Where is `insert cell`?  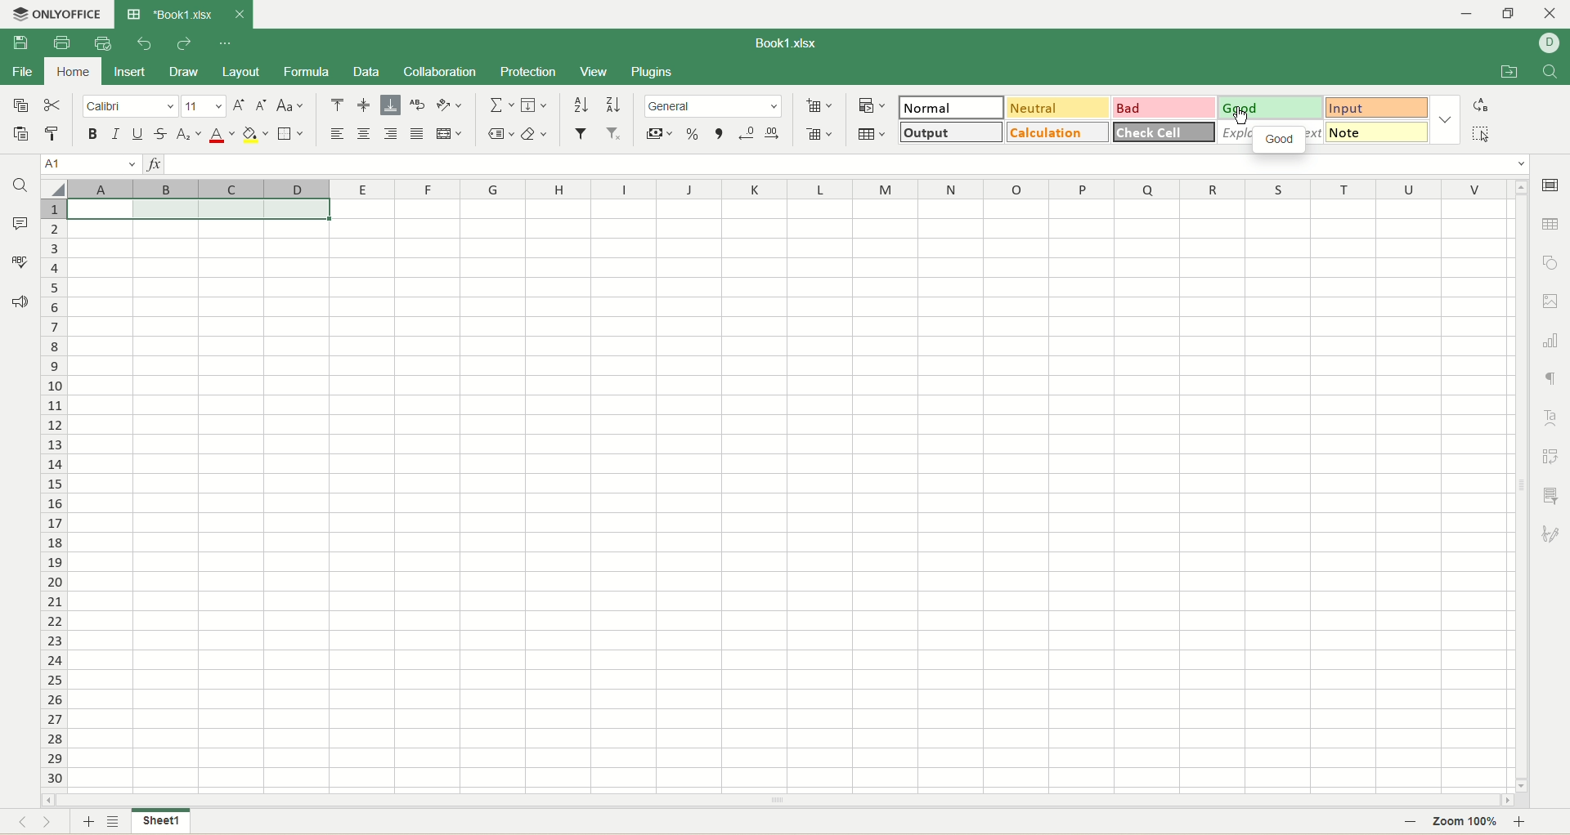
insert cell is located at coordinates (819, 107).